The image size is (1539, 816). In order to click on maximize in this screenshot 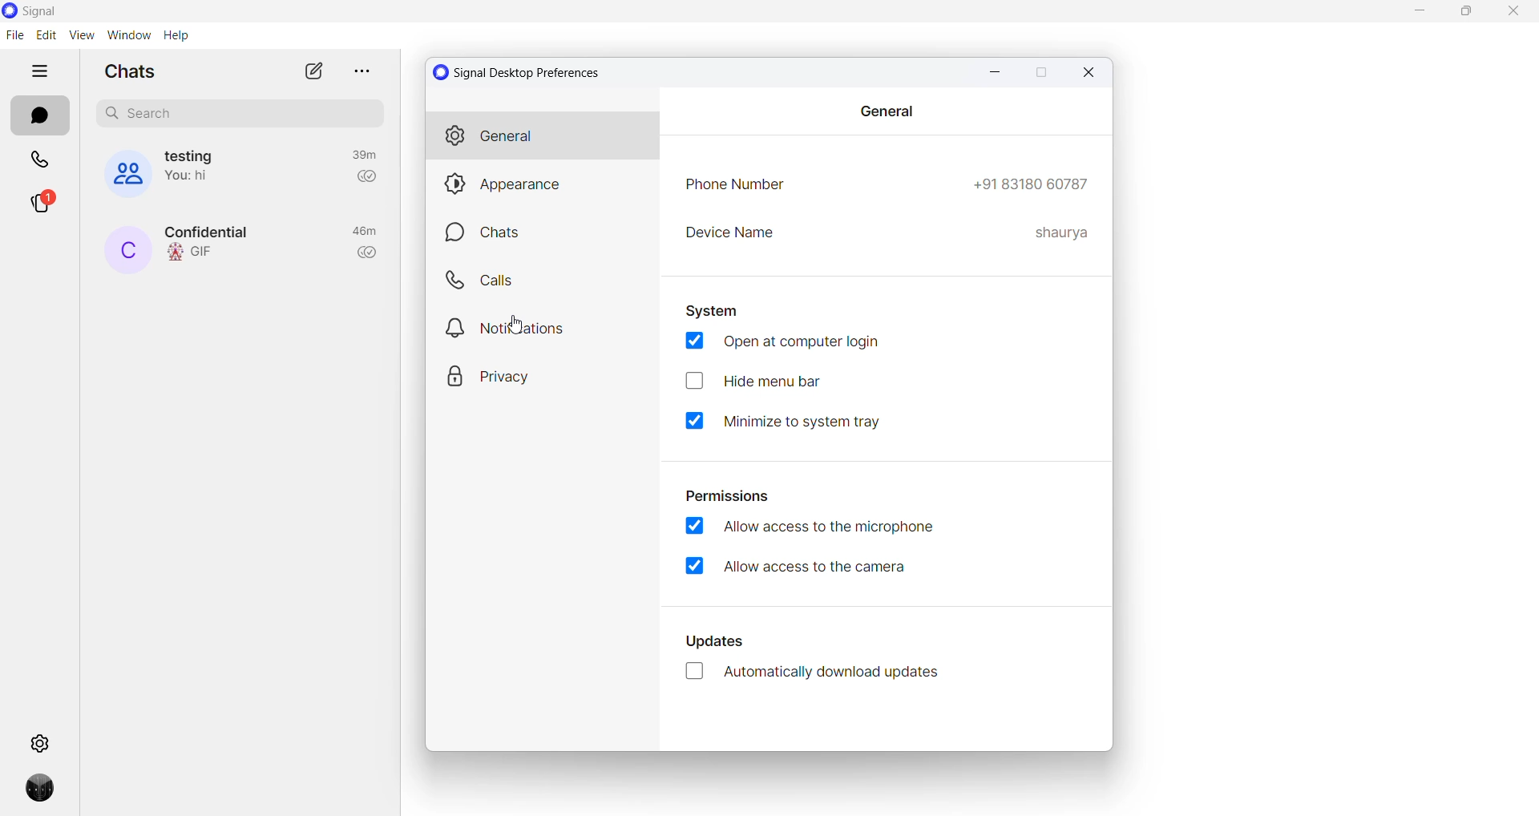, I will do `click(1468, 14)`.